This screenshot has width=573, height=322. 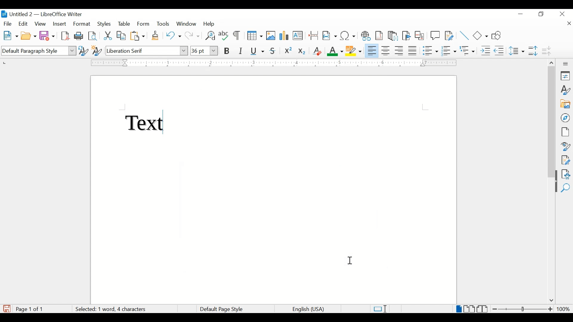 What do you see at coordinates (569, 24) in the screenshot?
I see `close` at bounding box center [569, 24].